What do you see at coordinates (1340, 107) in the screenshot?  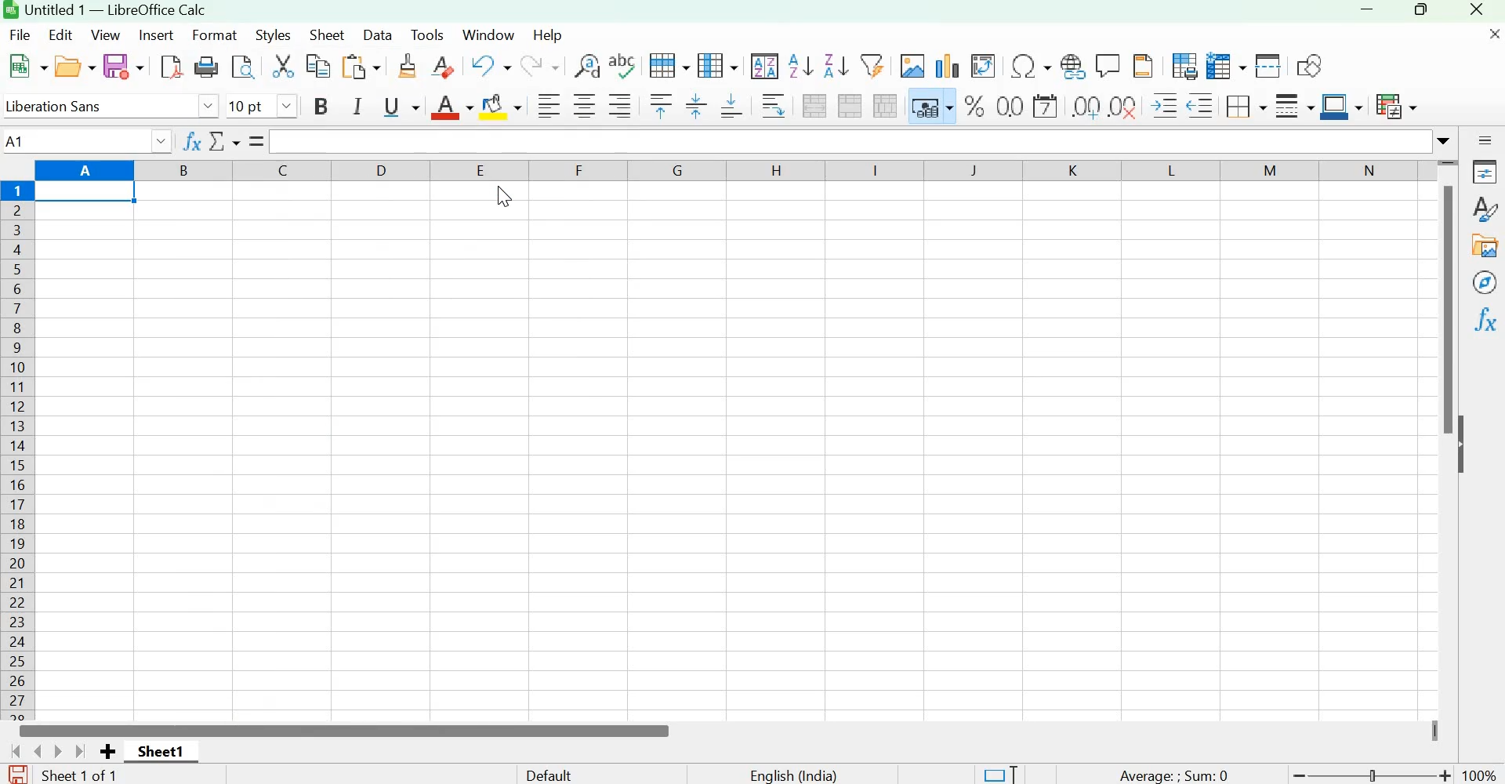 I see `Border color` at bounding box center [1340, 107].